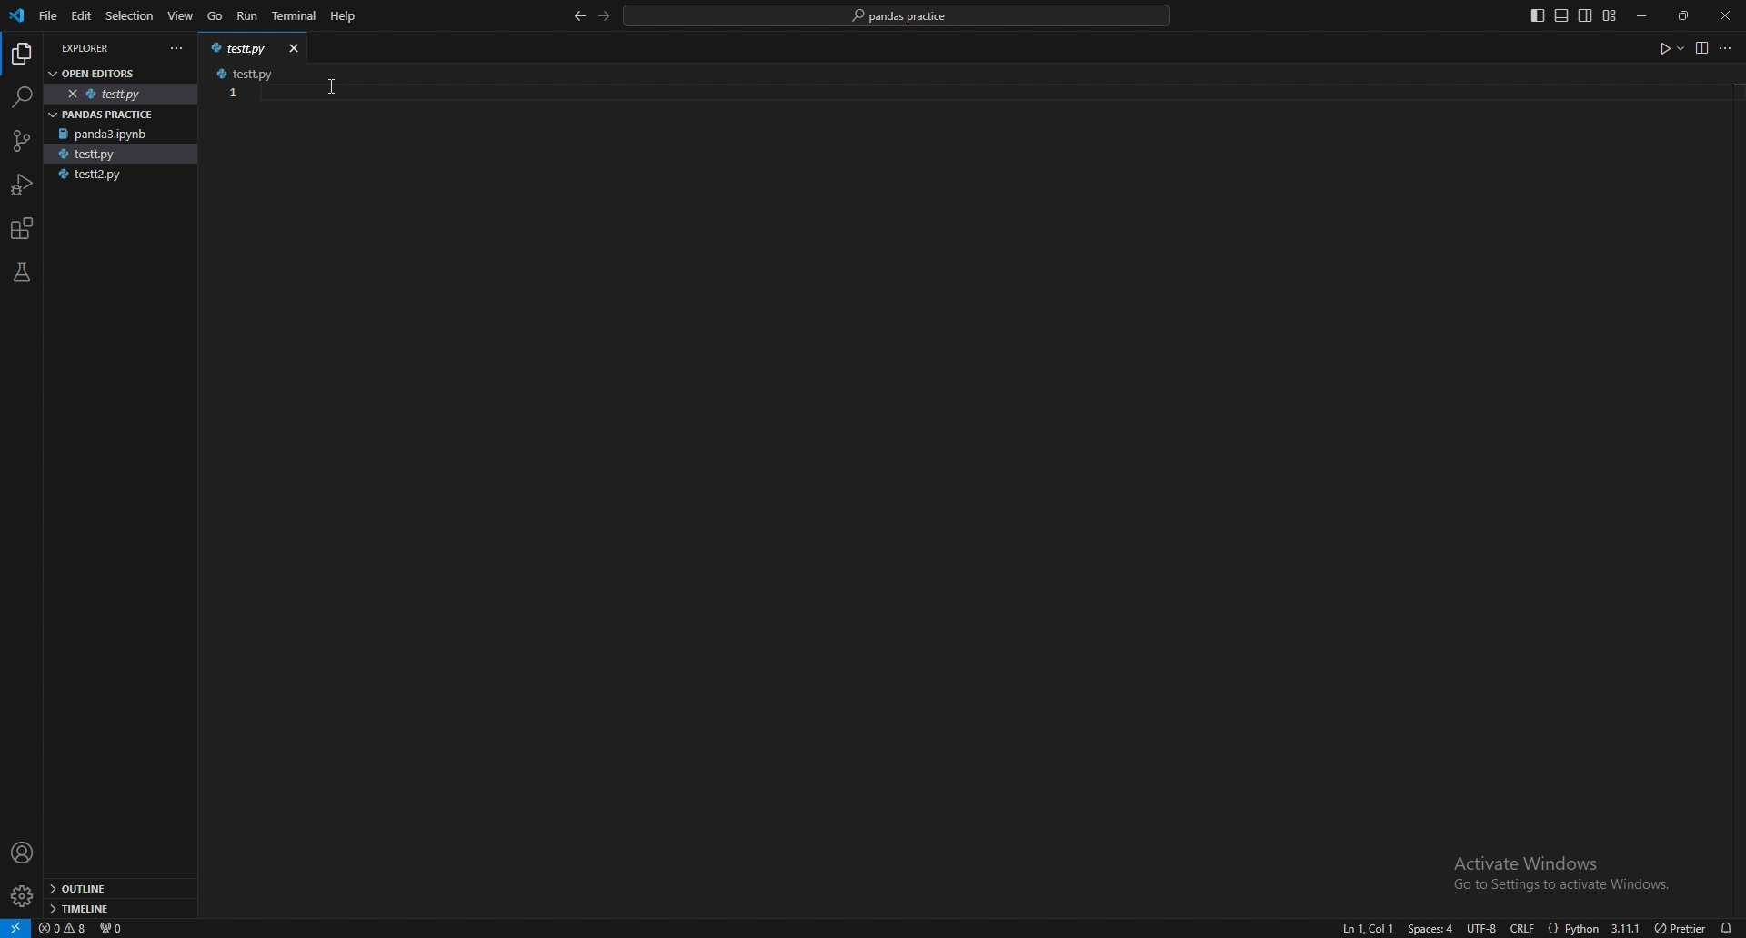  I want to click on alarms, so click(1727, 927).